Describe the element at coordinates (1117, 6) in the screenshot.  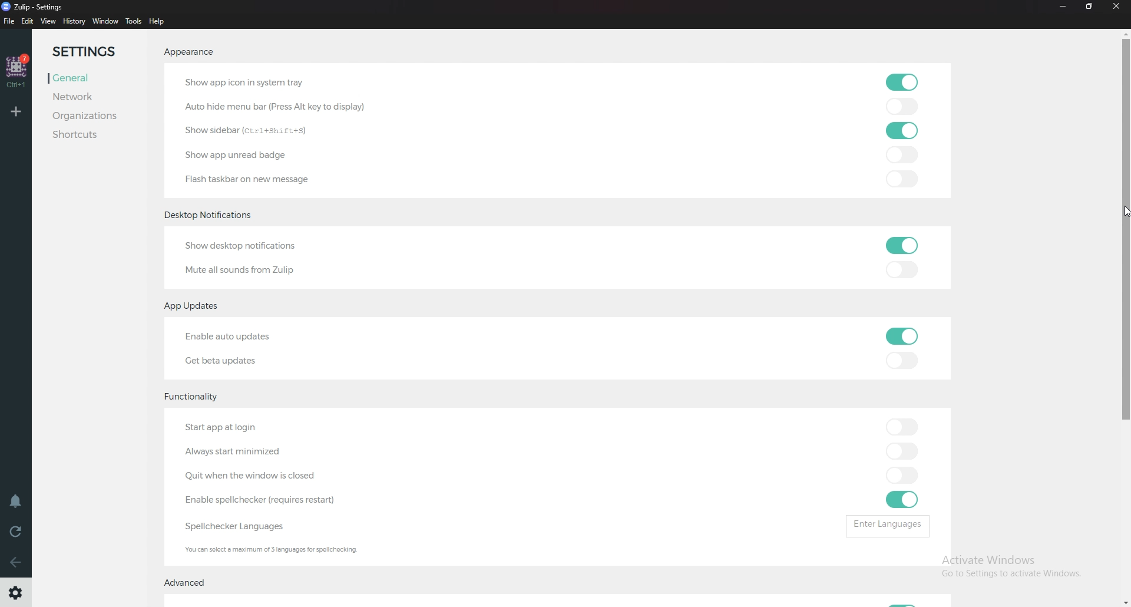
I see `Close` at that location.